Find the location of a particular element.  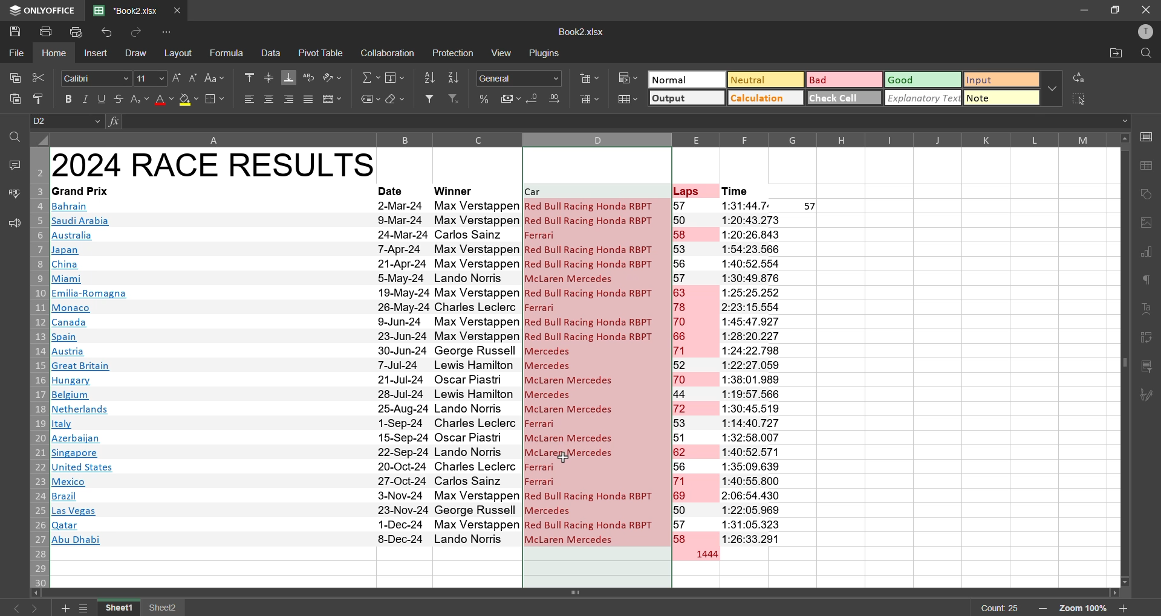

align middle is located at coordinates (269, 76).